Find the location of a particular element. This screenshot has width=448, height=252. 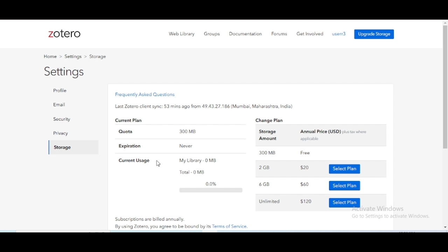

zotero is located at coordinates (64, 34).